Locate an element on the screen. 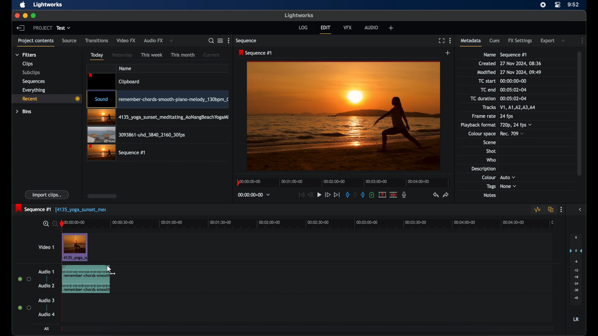 Image resolution: width=598 pixels, height=336 pixels. current is located at coordinates (212, 54).